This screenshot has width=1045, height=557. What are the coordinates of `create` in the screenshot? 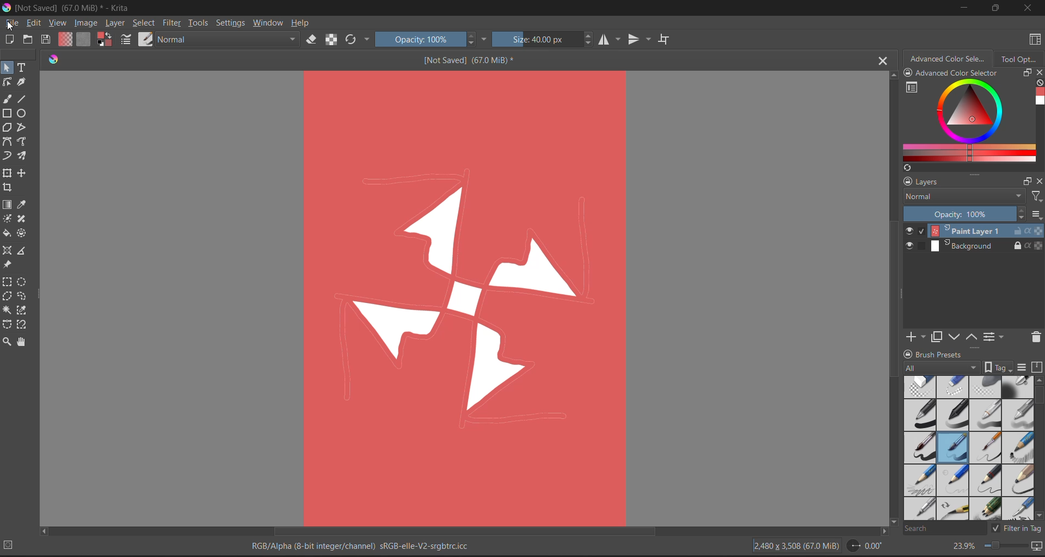 It's located at (8, 39).